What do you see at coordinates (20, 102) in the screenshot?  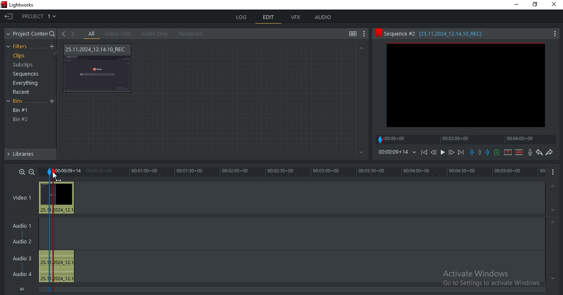 I see `bins` at bounding box center [20, 102].